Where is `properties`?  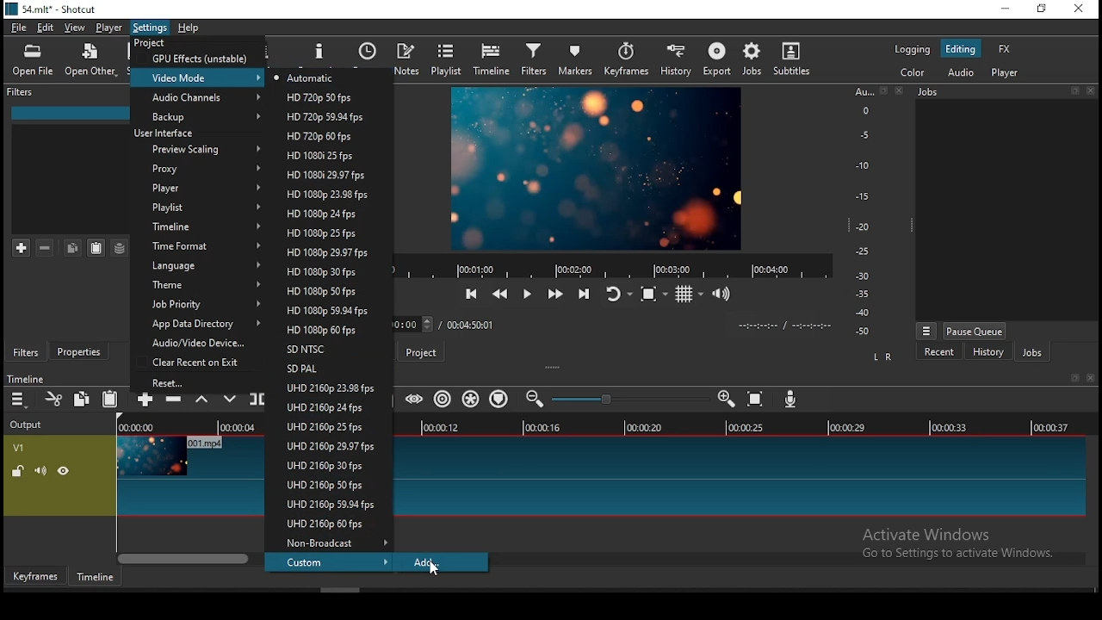
properties is located at coordinates (83, 352).